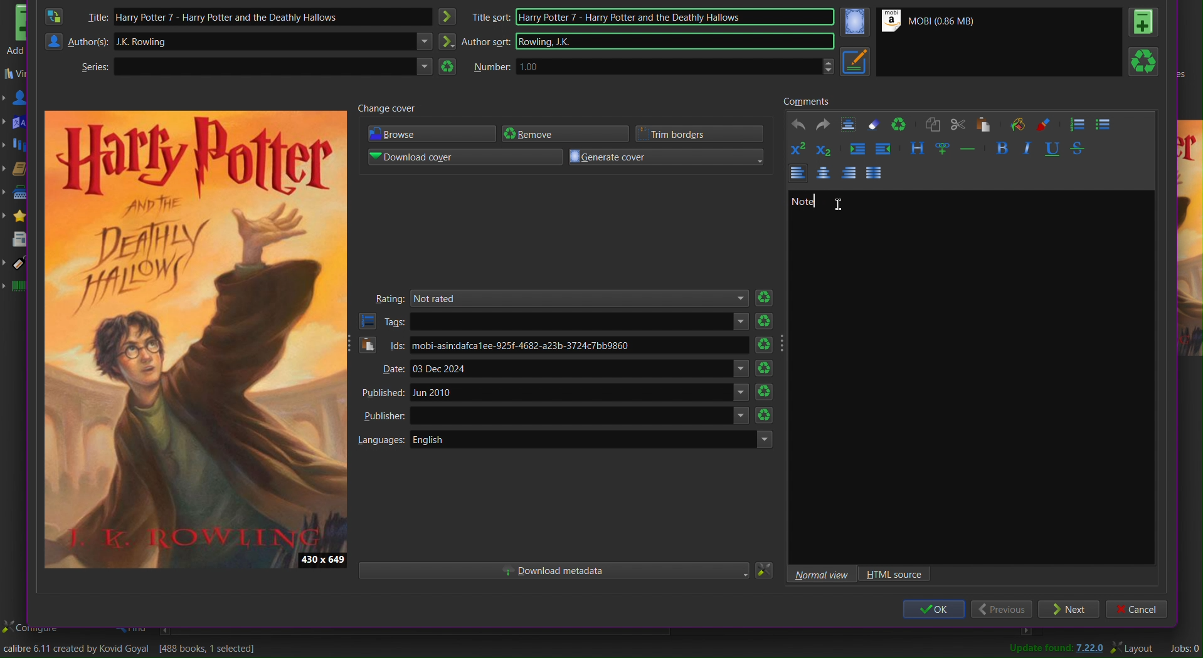  What do you see at coordinates (1022, 124) in the screenshot?
I see `Background color` at bounding box center [1022, 124].